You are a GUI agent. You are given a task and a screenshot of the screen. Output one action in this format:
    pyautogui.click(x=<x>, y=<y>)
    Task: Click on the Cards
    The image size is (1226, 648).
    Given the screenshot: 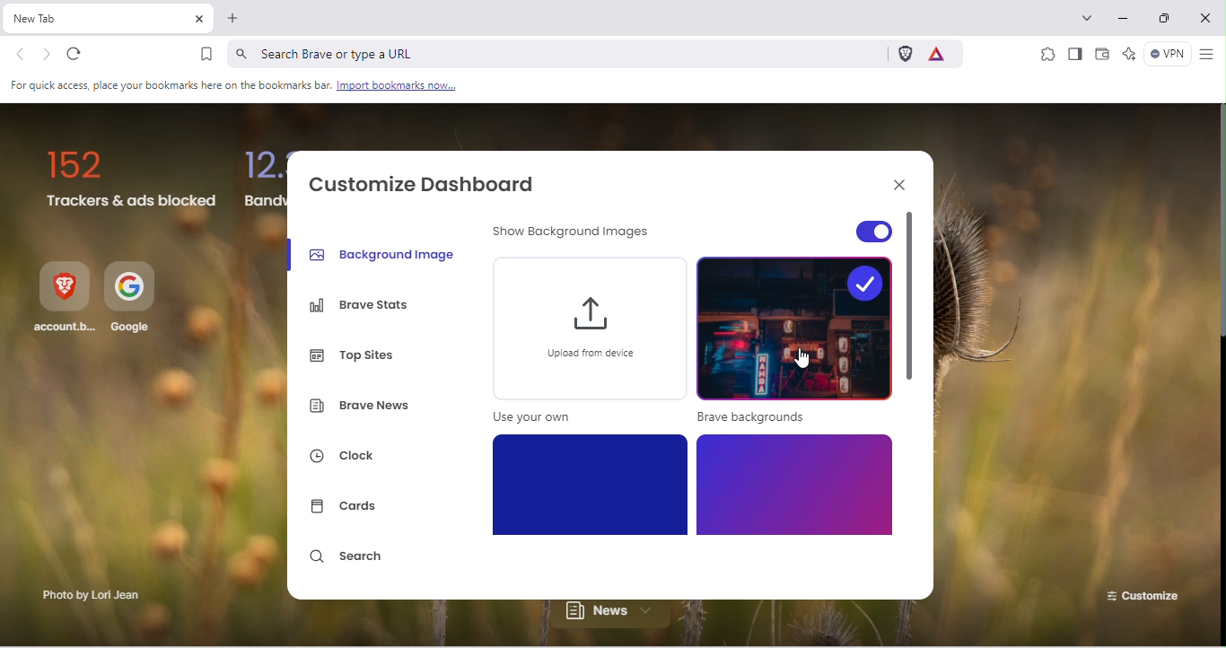 What is the action you would take?
    pyautogui.click(x=348, y=508)
    